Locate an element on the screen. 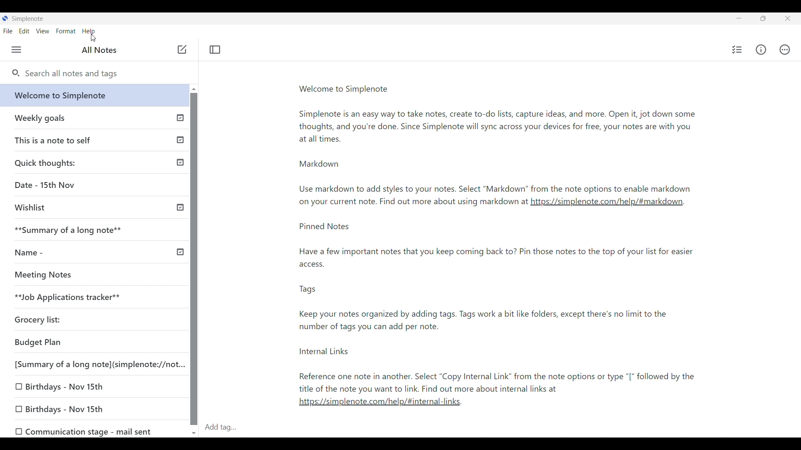  Minimize is located at coordinates (739, 18).